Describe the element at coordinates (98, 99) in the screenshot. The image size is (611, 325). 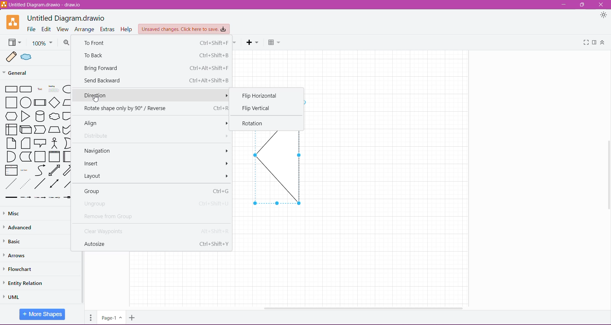
I see `Cursor hovering on direction` at that location.